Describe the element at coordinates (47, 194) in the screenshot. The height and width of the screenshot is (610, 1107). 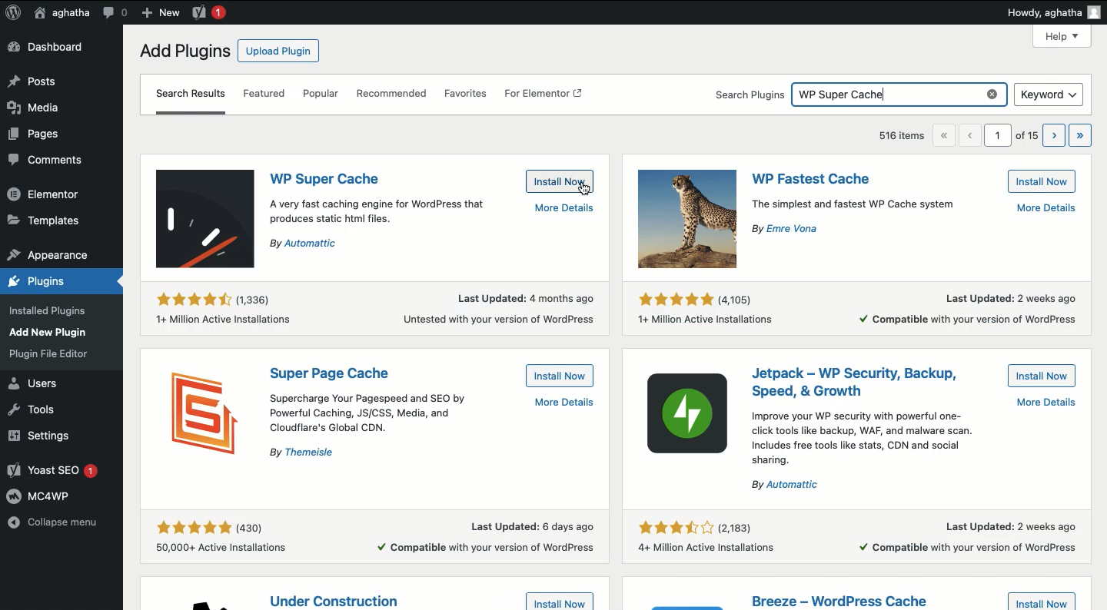
I see `Elementor` at that location.